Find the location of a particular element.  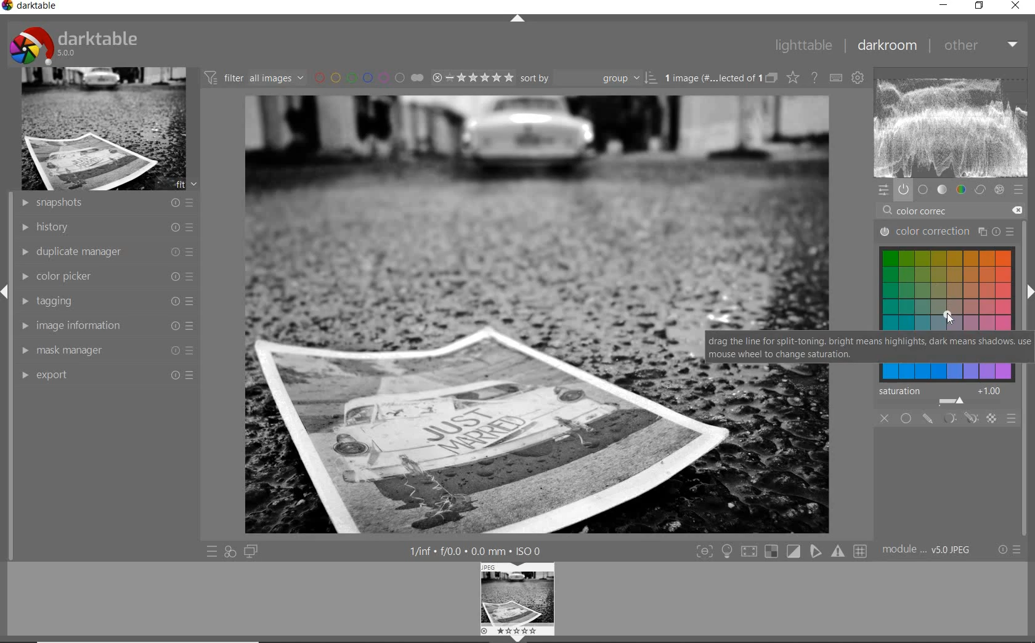

display information is located at coordinates (869, 348).